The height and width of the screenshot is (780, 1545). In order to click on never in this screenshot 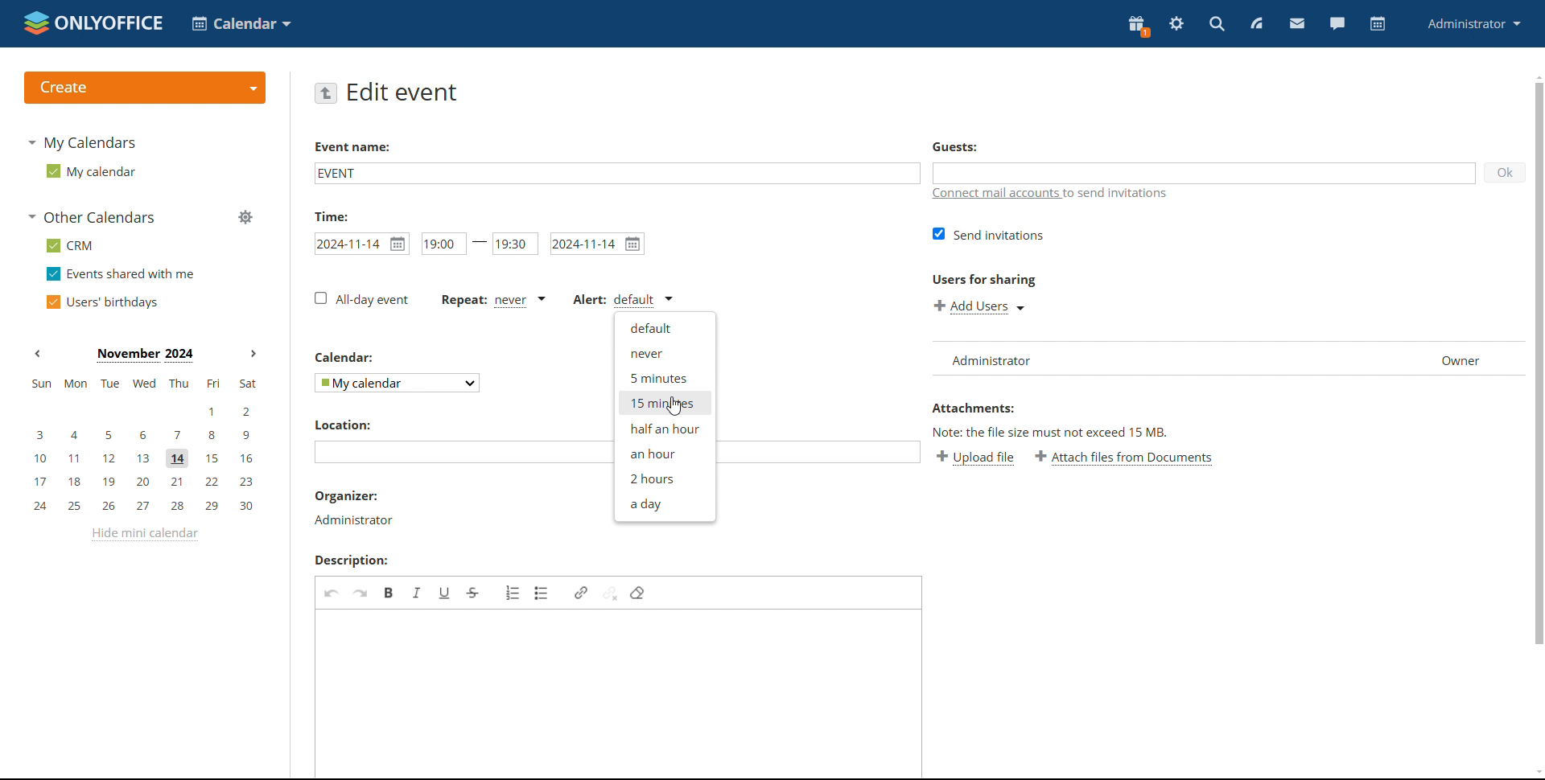, I will do `click(665, 353)`.